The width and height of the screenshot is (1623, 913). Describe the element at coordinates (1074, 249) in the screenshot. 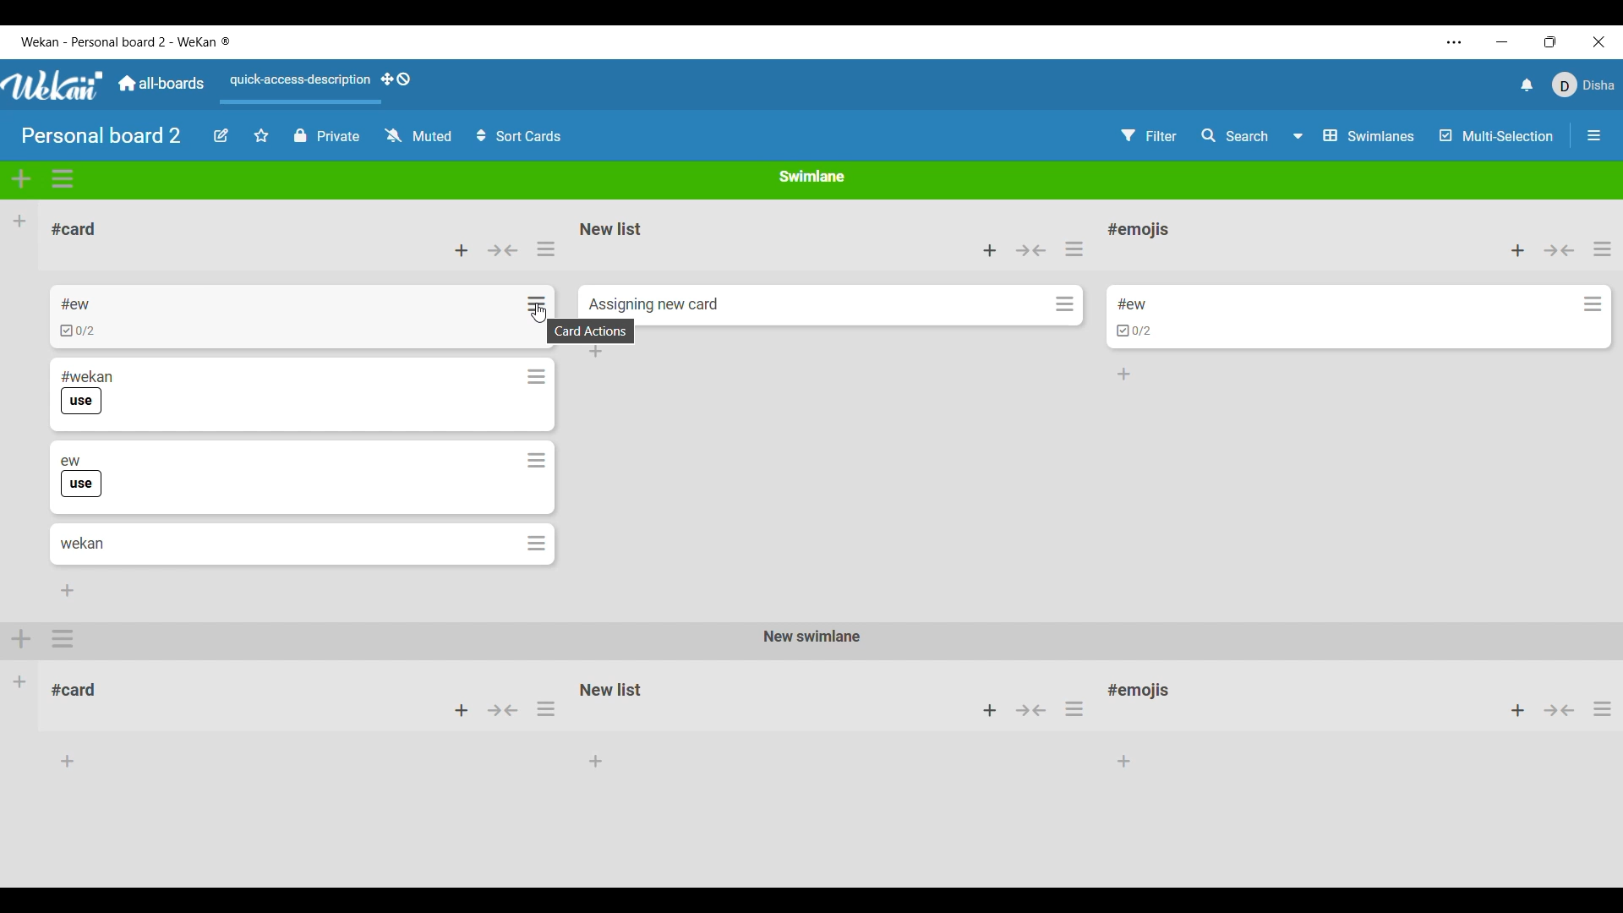

I see `List actions` at that location.